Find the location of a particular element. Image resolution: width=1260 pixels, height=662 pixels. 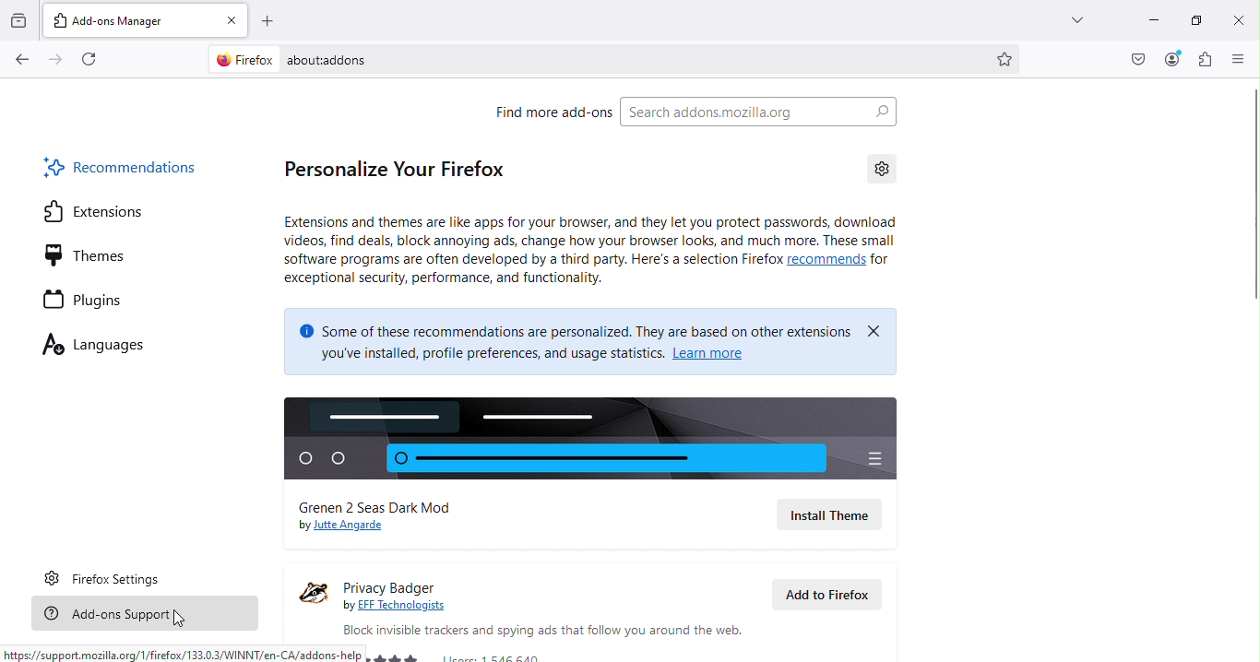

Information is located at coordinates (594, 255).